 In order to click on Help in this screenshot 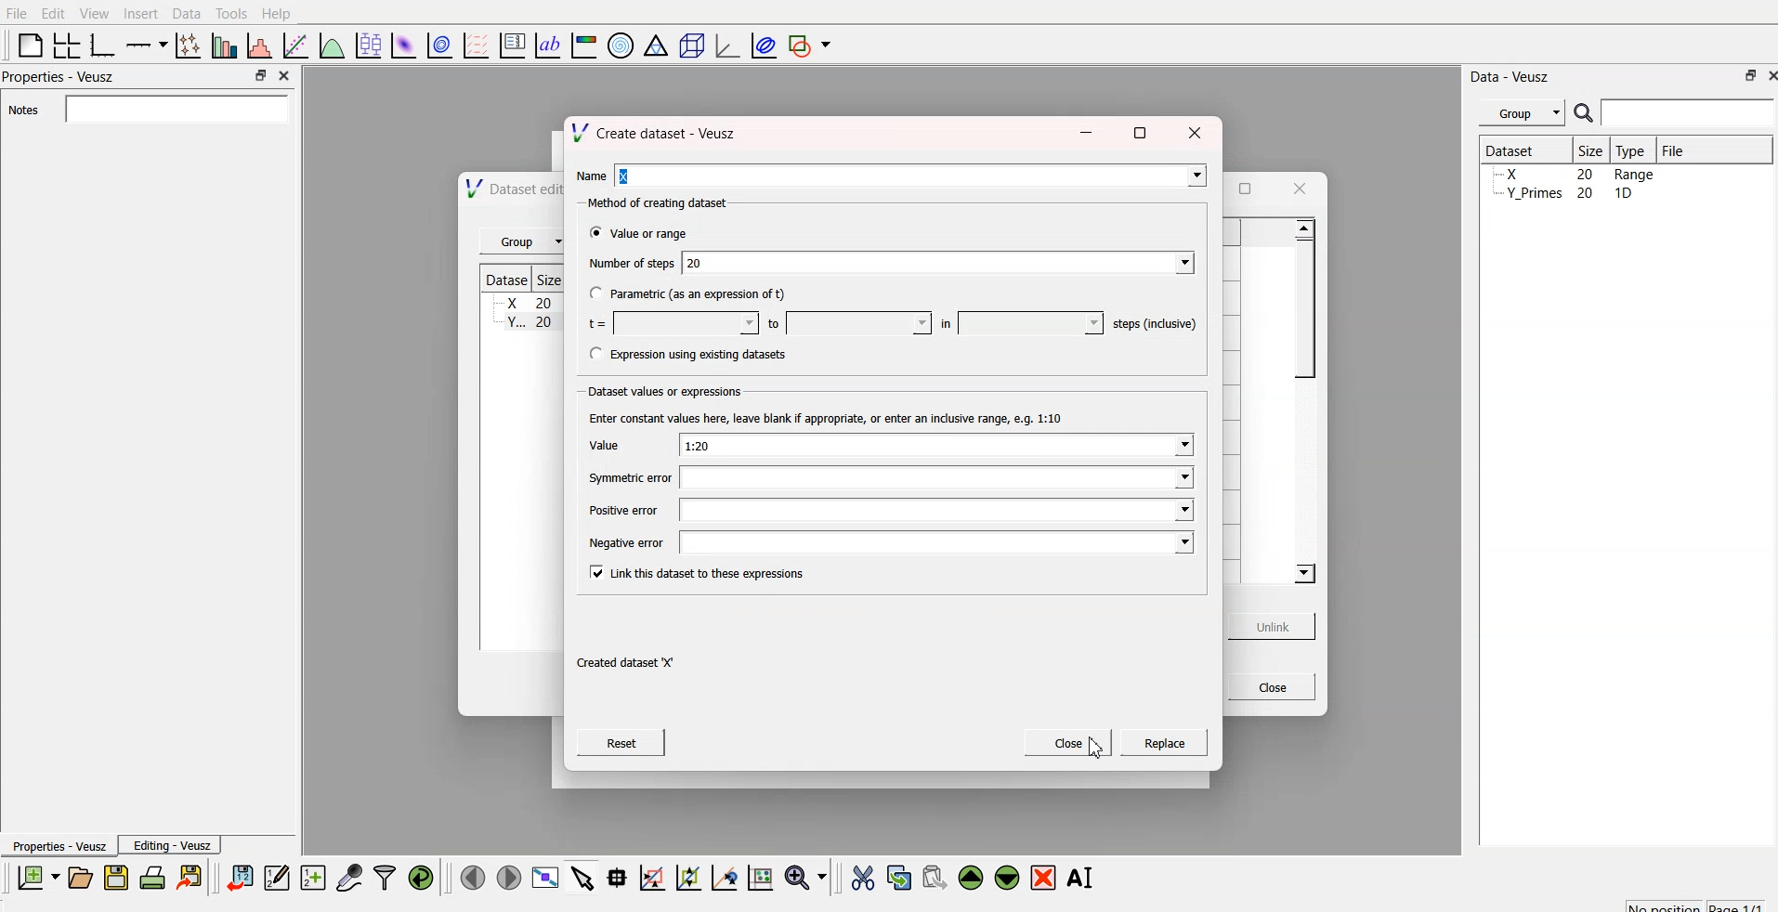, I will do `click(281, 13)`.